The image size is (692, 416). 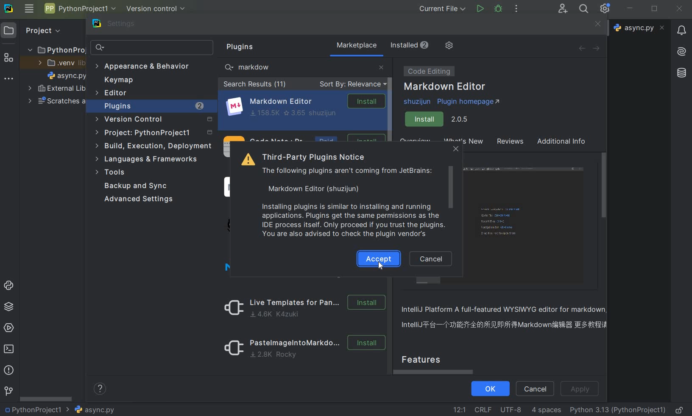 What do you see at coordinates (378, 258) in the screenshot?
I see `accept` at bounding box center [378, 258].